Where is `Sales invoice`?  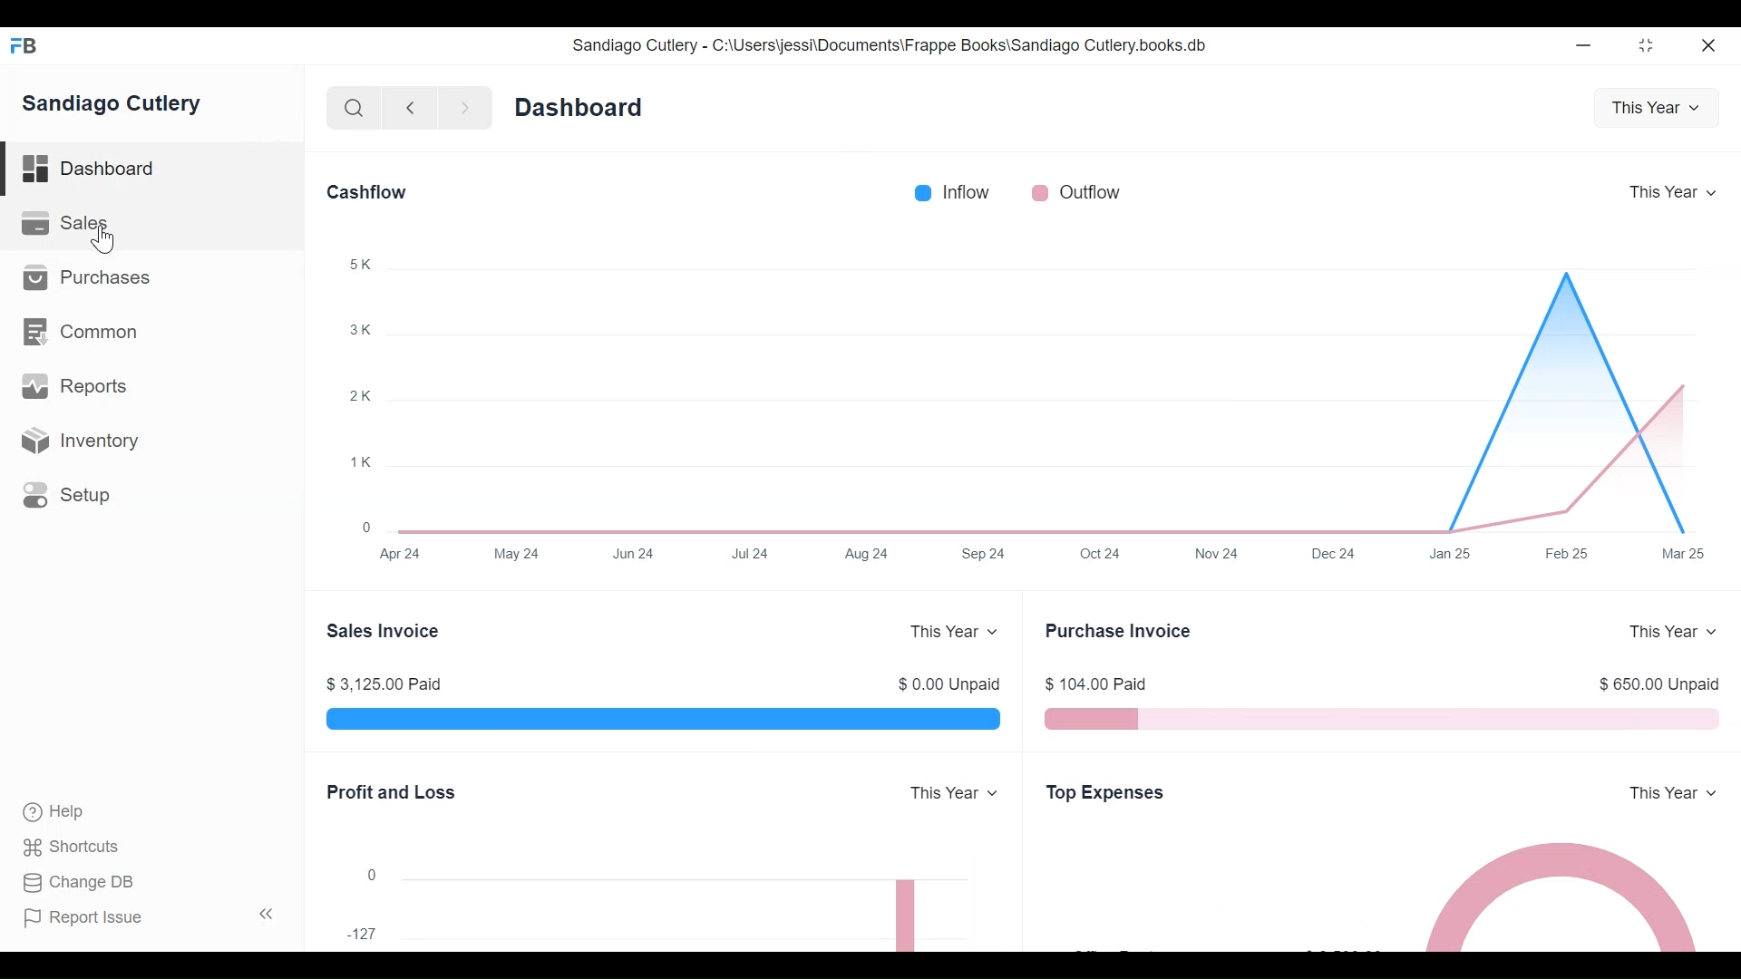
Sales invoice is located at coordinates (384, 632).